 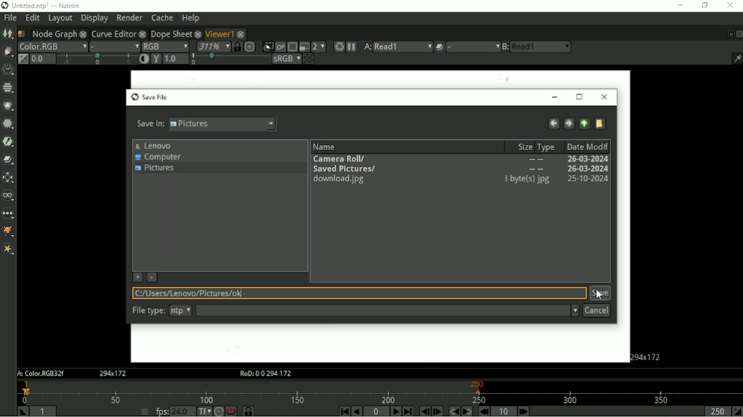 I want to click on Minimize, so click(x=680, y=5).